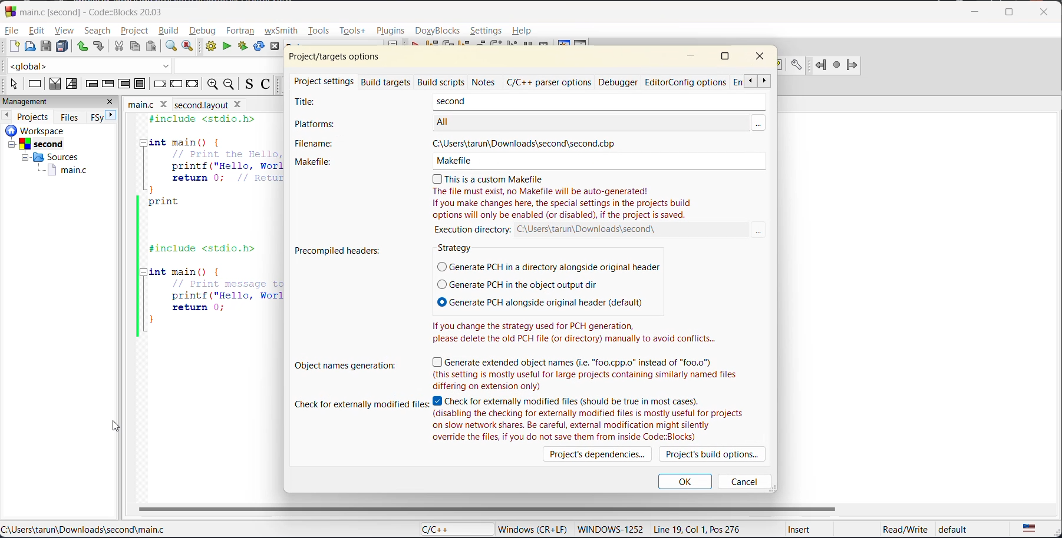 The height and width of the screenshot is (538, 1062). Describe the element at coordinates (29, 47) in the screenshot. I see `open` at that location.